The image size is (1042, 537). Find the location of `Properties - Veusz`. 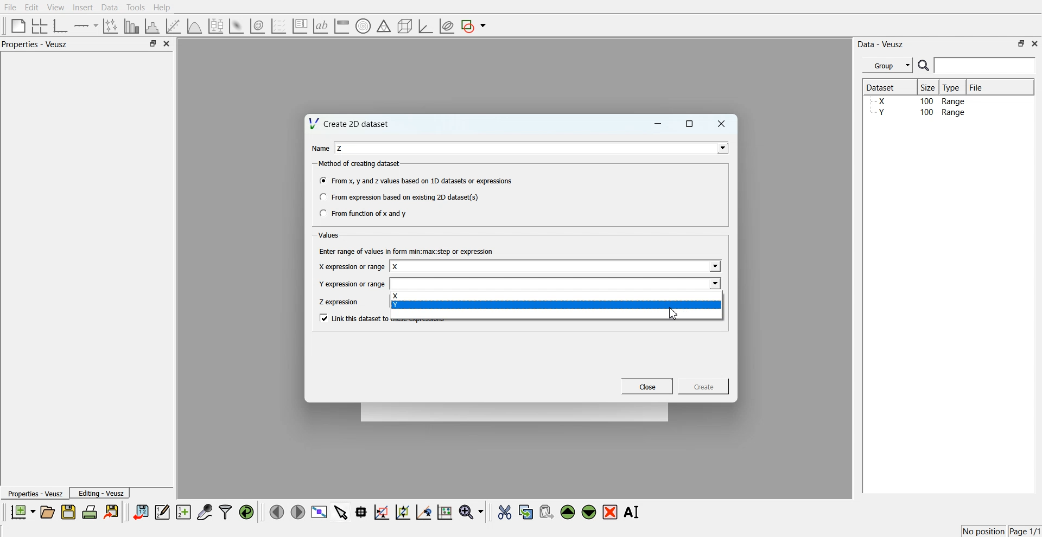

Properties - Veusz is located at coordinates (35, 44).